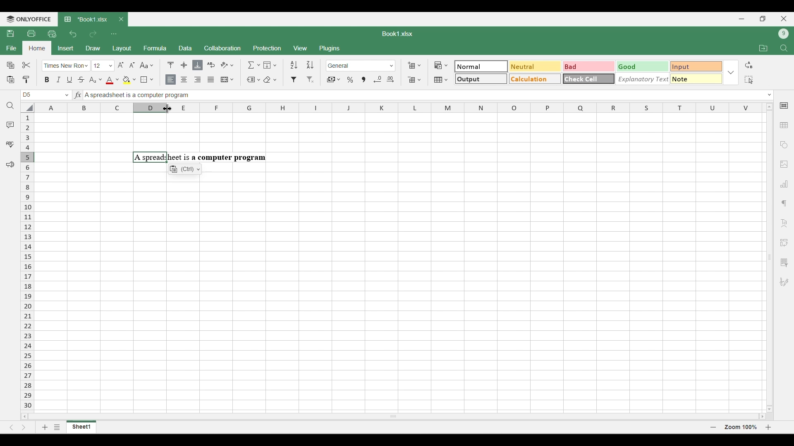  What do you see at coordinates (770, 257) in the screenshot?
I see `Vertical slide bar` at bounding box center [770, 257].